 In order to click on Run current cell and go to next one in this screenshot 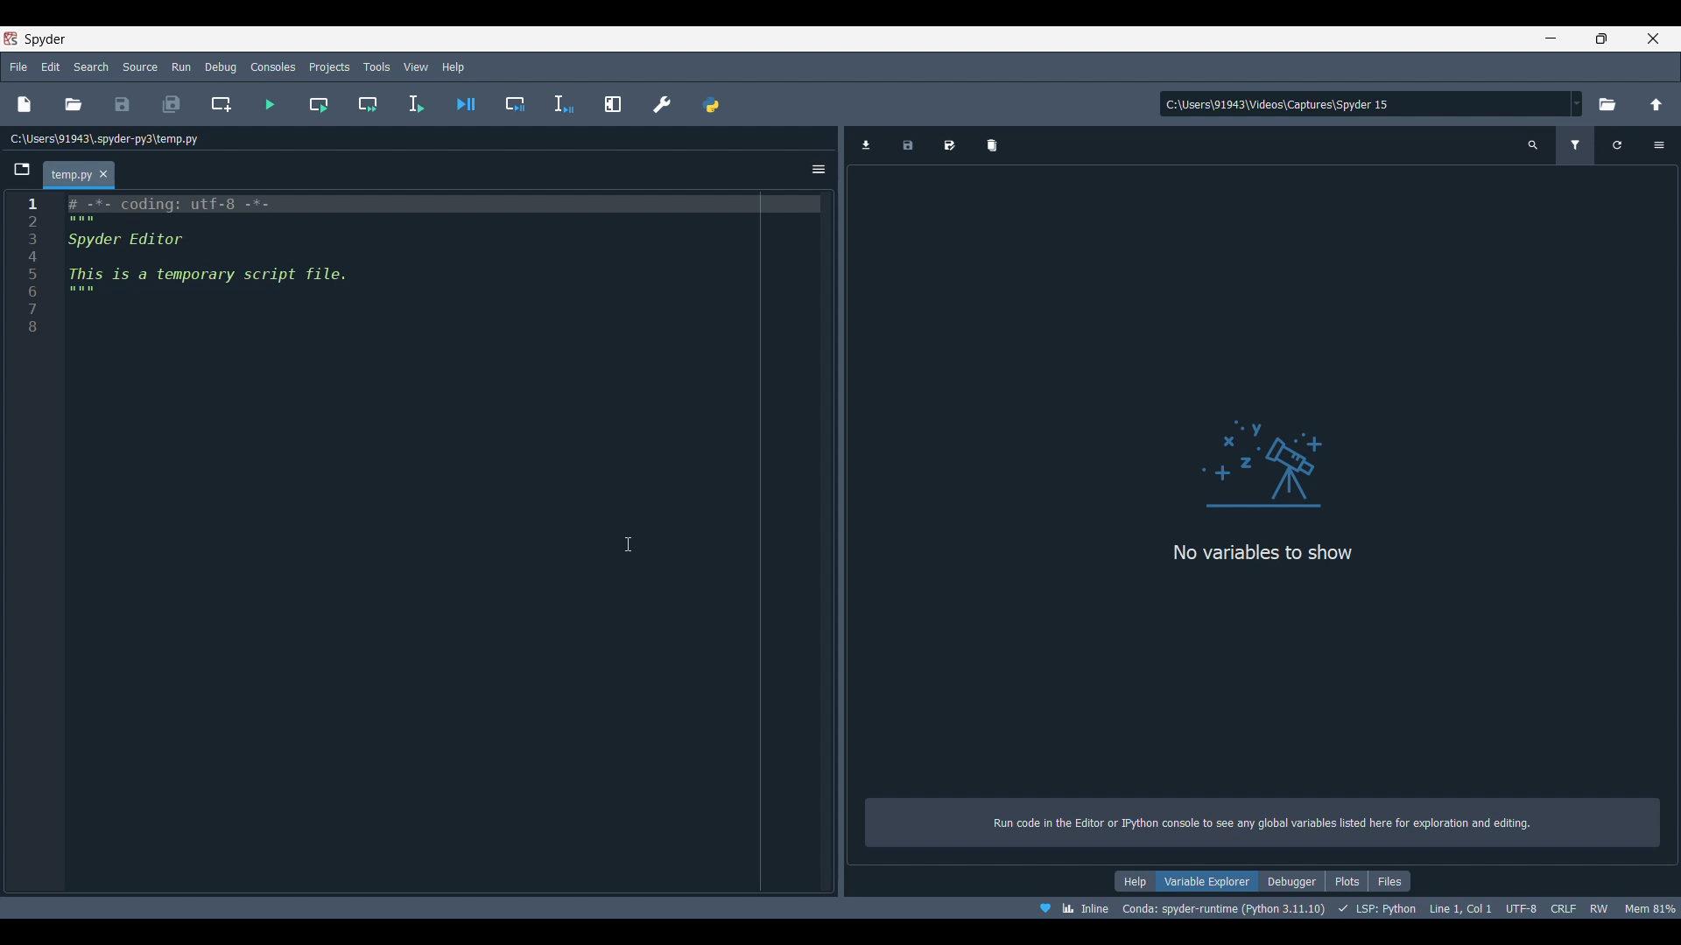, I will do `click(368, 104)`.